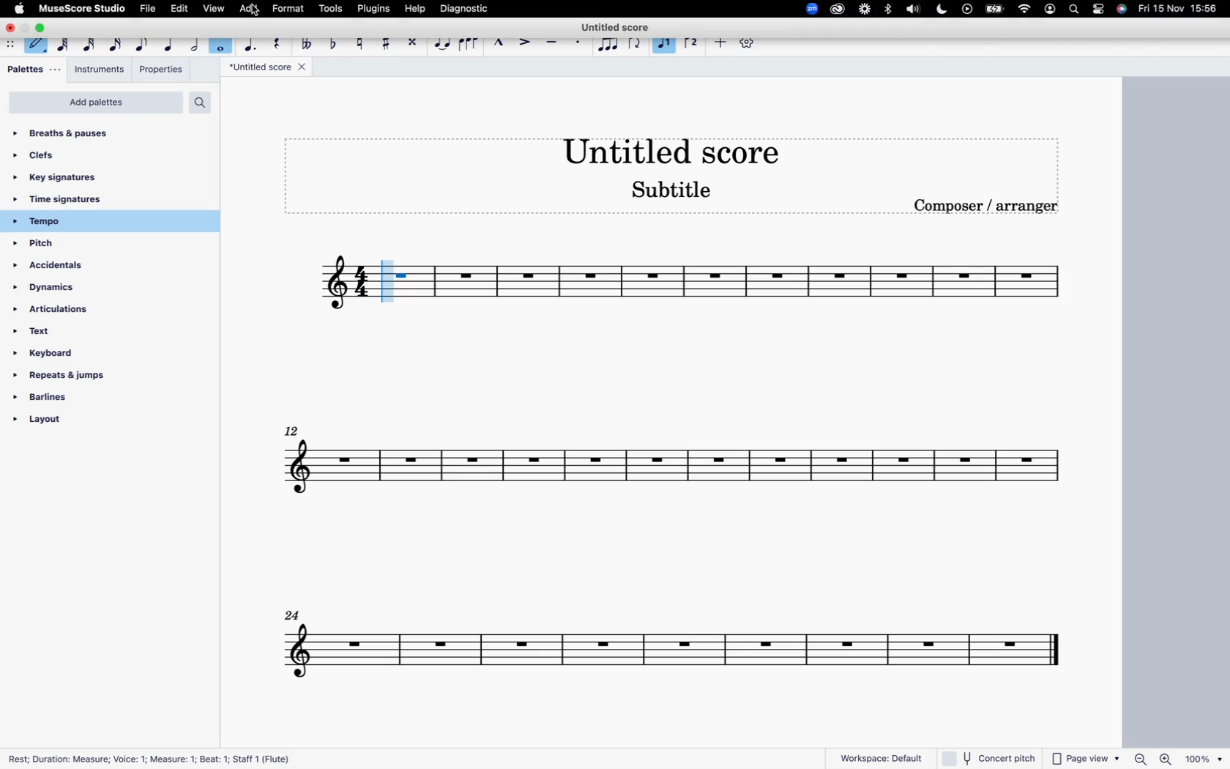 This screenshot has width=1230, height=769. What do you see at coordinates (441, 42) in the screenshot?
I see `tie` at bounding box center [441, 42].